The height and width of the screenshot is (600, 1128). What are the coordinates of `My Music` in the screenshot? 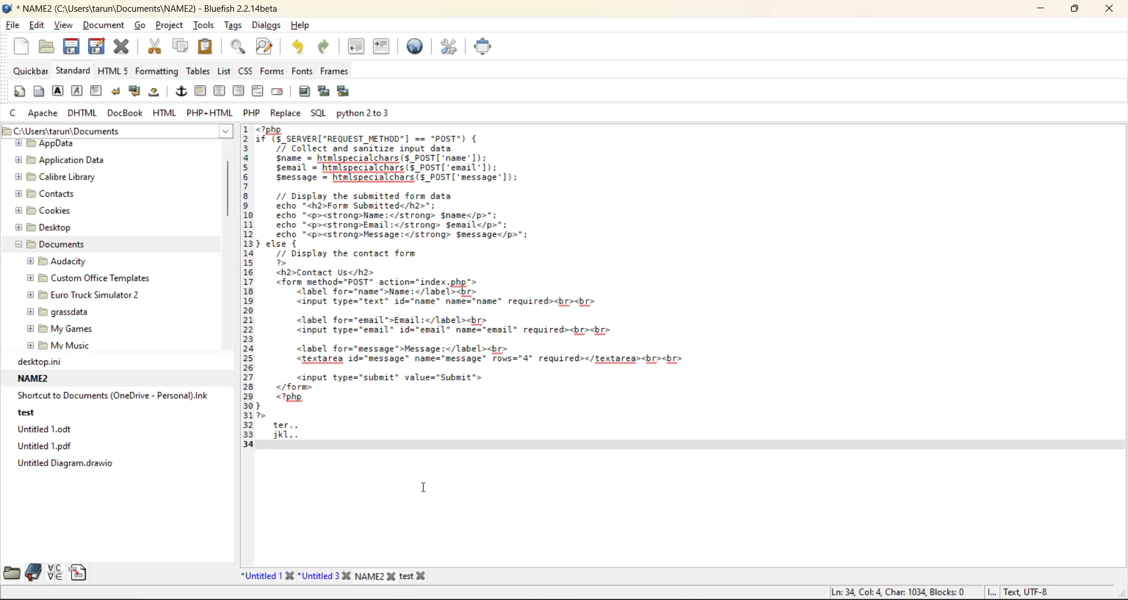 It's located at (56, 345).